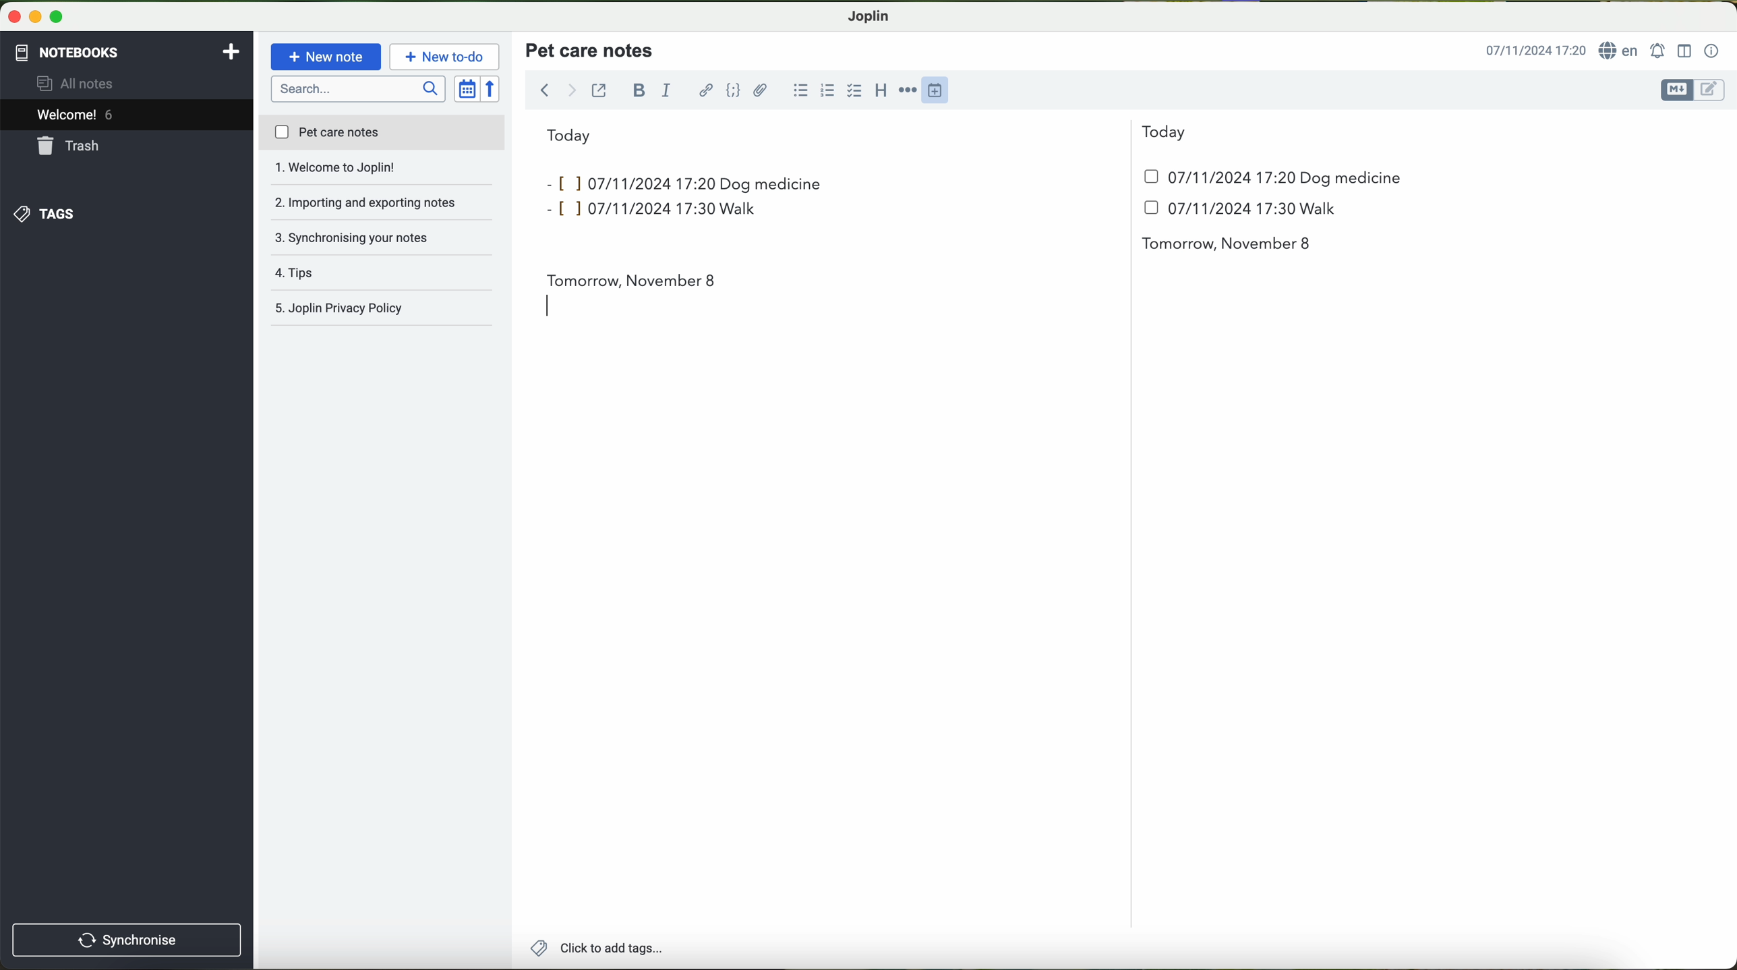 This screenshot has width=1737, height=970. What do you see at coordinates (382, 171) in the screenshot?
I see `importing and exporting notes` at bounding box center [382, 171].